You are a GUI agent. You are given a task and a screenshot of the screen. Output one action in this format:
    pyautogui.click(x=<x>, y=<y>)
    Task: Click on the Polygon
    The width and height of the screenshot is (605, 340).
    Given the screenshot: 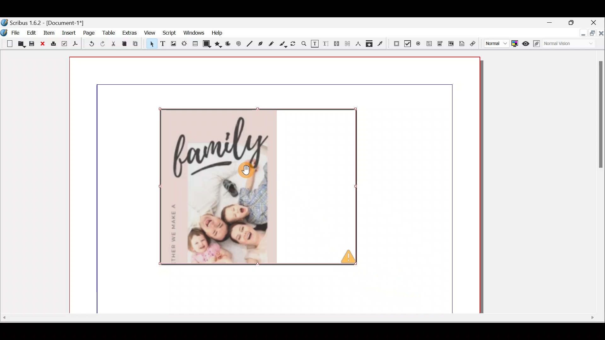 What is the action you would take?
    pyautogui.click(x=219, y=45)
    